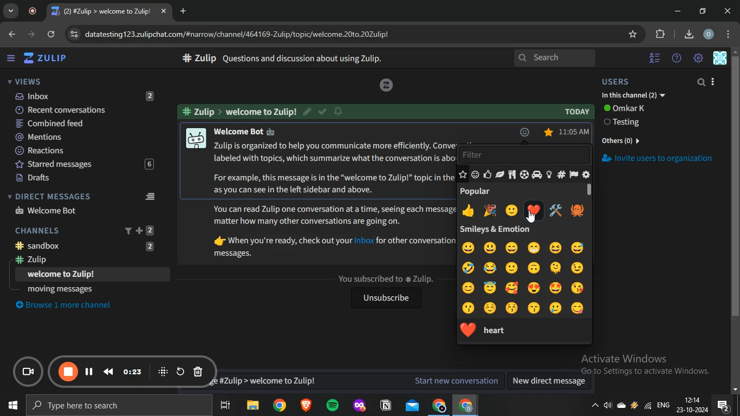 Image resolution: width=740 pixels, height=416 pixels. Describe the element at coordinates (62, 275) in the screenshot. I see `welcome to zulip` at that location.